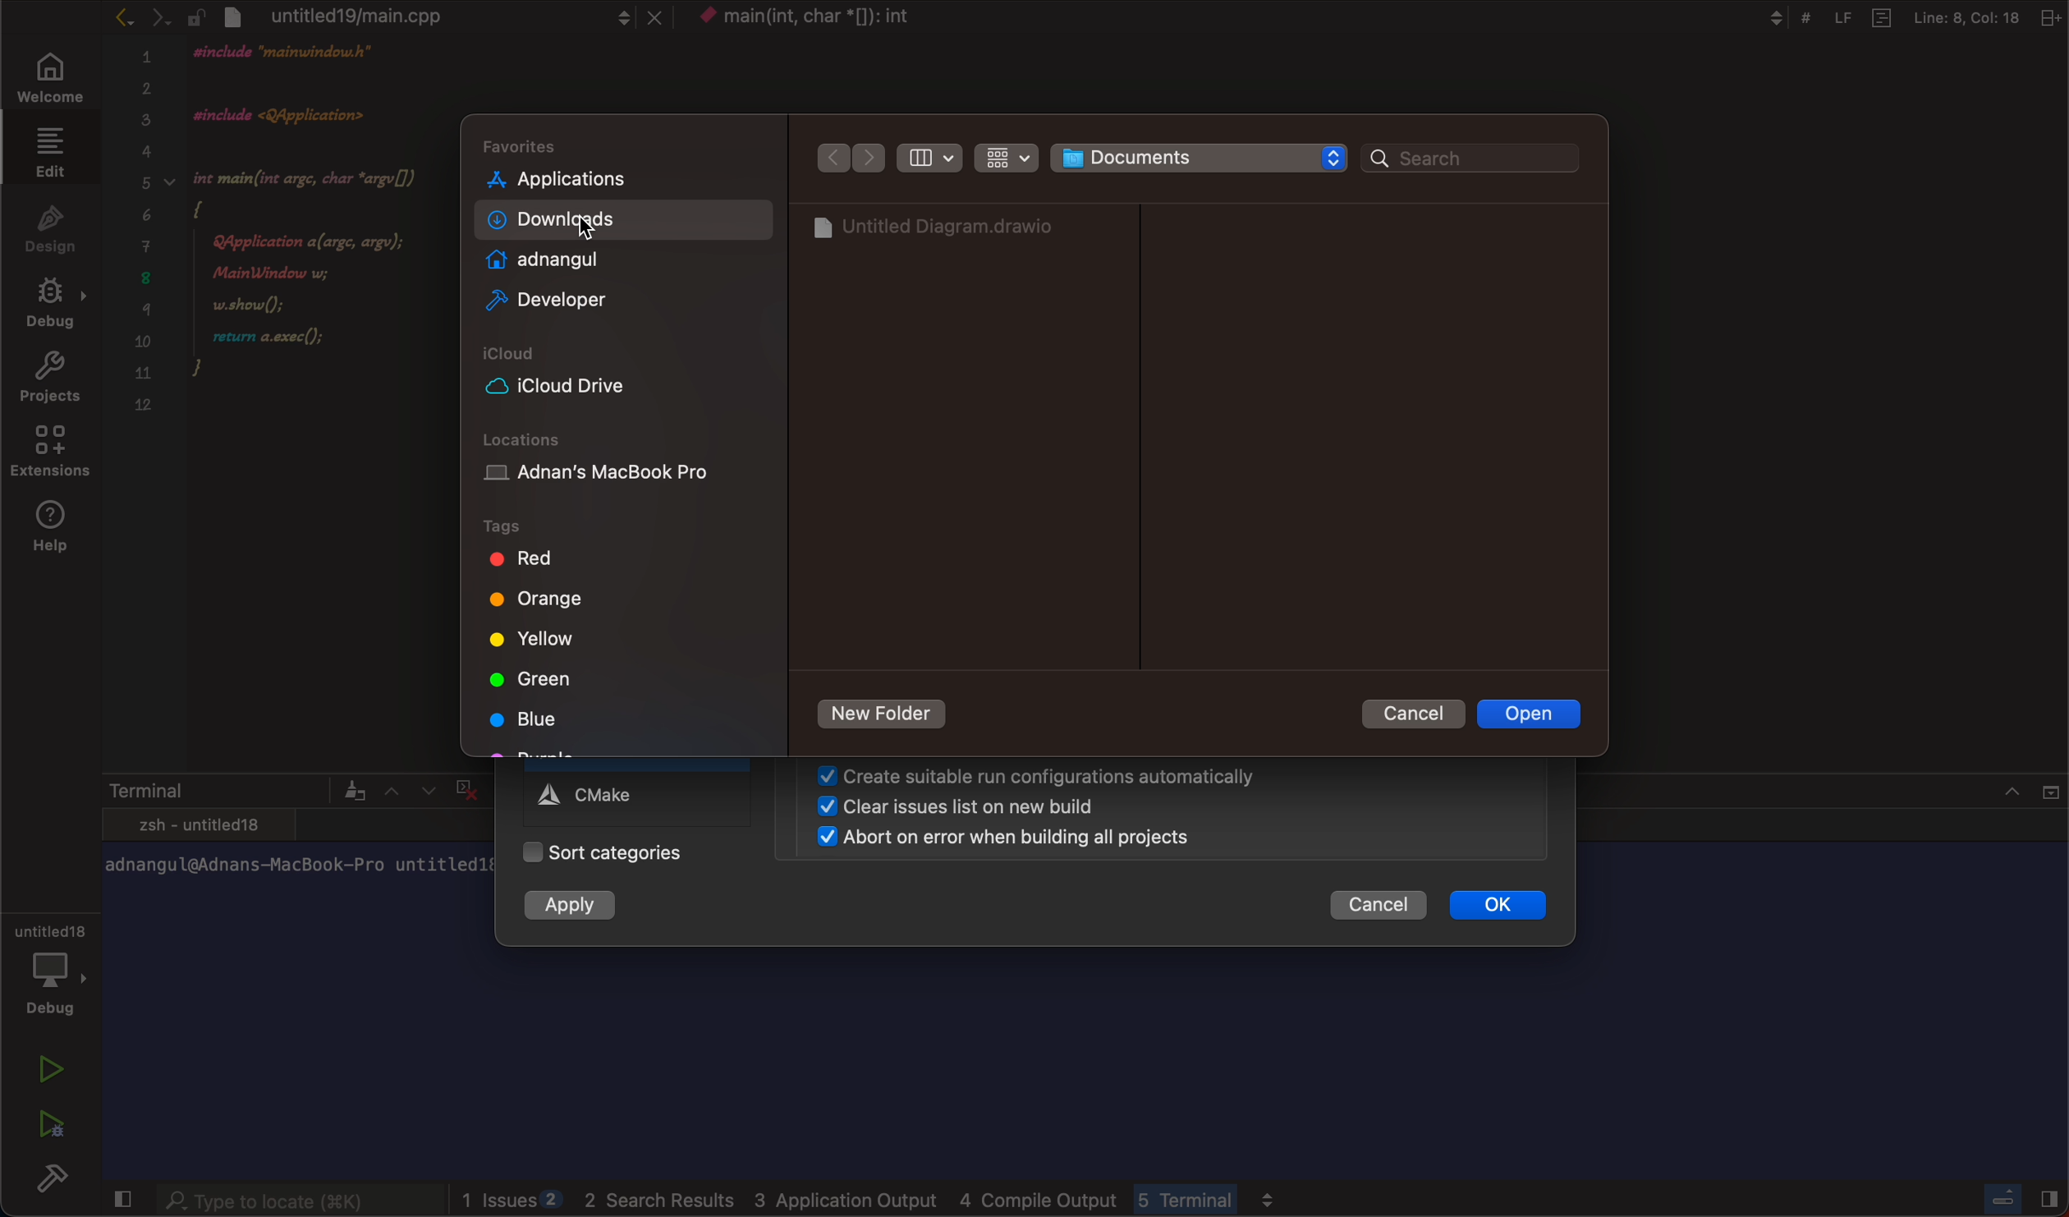  Describe the element at coordinates (1534, 716) in the screenshot. I see `open` at that location.